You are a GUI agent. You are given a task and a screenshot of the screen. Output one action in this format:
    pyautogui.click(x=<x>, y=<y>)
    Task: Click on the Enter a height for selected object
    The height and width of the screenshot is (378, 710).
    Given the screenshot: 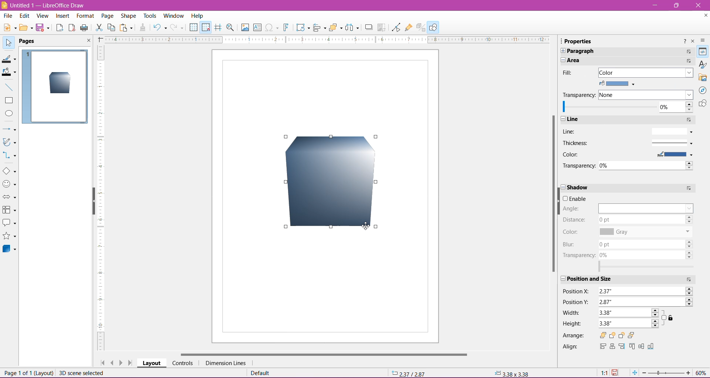 What is the action you would take?
    pyautogui.click(x=628, y=324)
    